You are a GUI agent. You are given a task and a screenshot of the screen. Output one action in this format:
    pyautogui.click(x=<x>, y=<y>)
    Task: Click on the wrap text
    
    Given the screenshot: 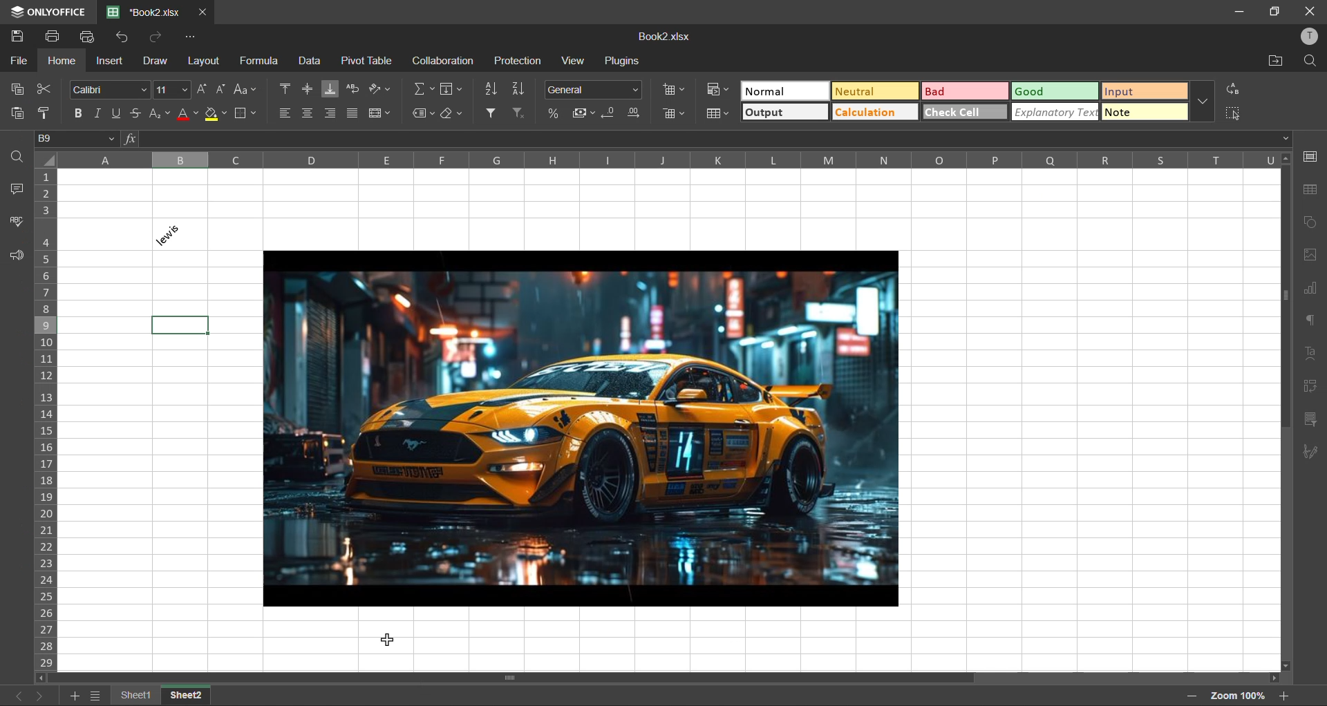 What is the action you would take?
    pyautogui.click(x=352, y=88)
    